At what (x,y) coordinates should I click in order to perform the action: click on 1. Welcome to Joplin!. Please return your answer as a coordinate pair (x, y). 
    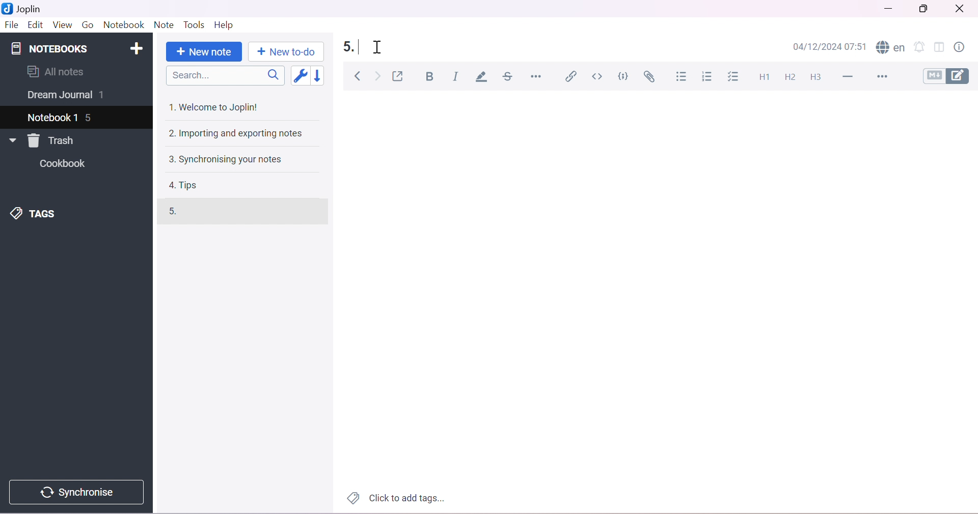
    Looking at the image, I should click on (216, 106).